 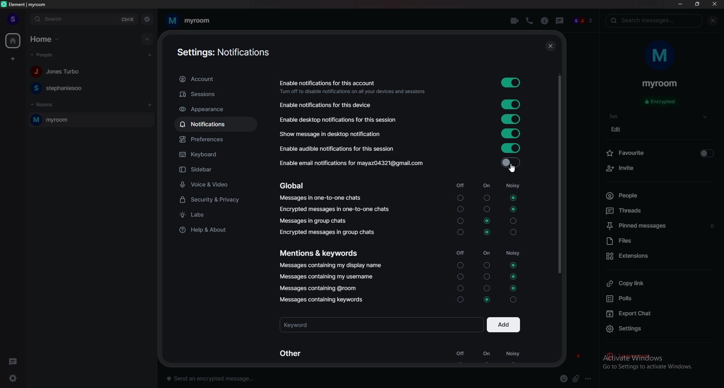 What do you see at coordinates (655, 196) in the screenshot?
I see `people` at bounding box center [655, 196].